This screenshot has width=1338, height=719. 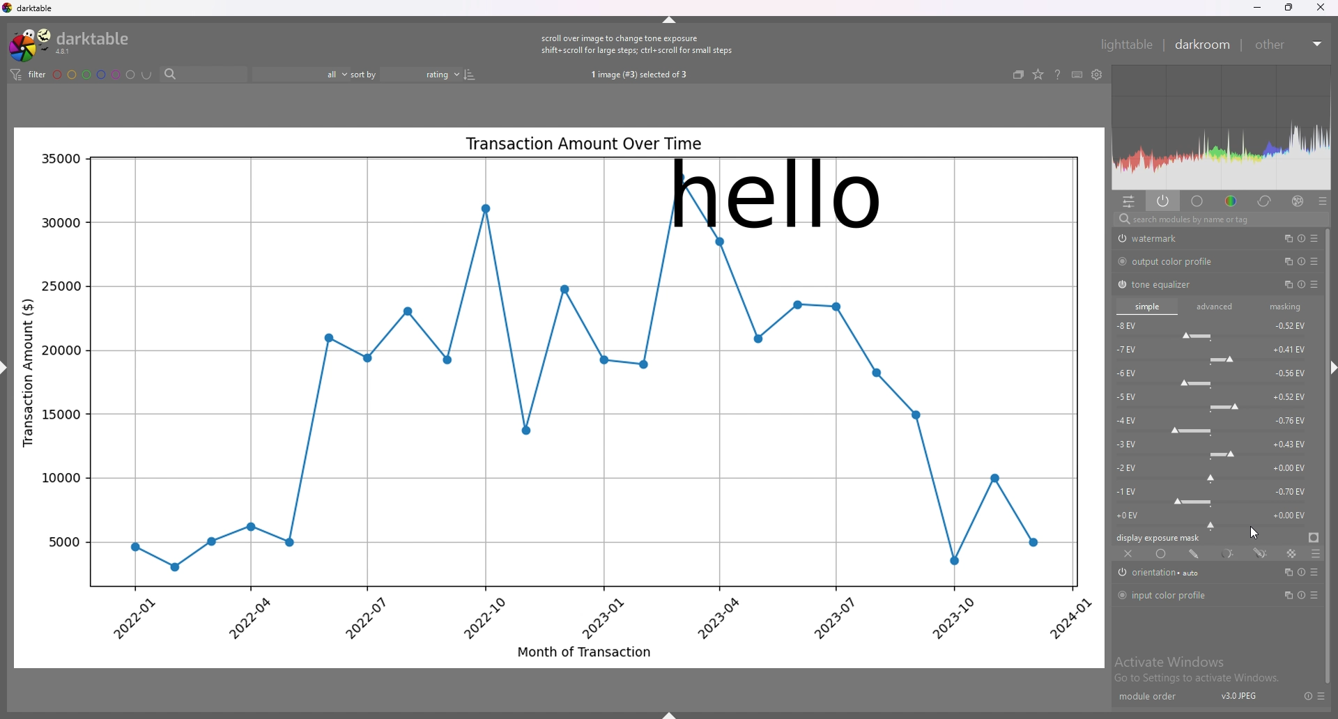 I want to click on Month of Transaction, so click(x=584, y=651).